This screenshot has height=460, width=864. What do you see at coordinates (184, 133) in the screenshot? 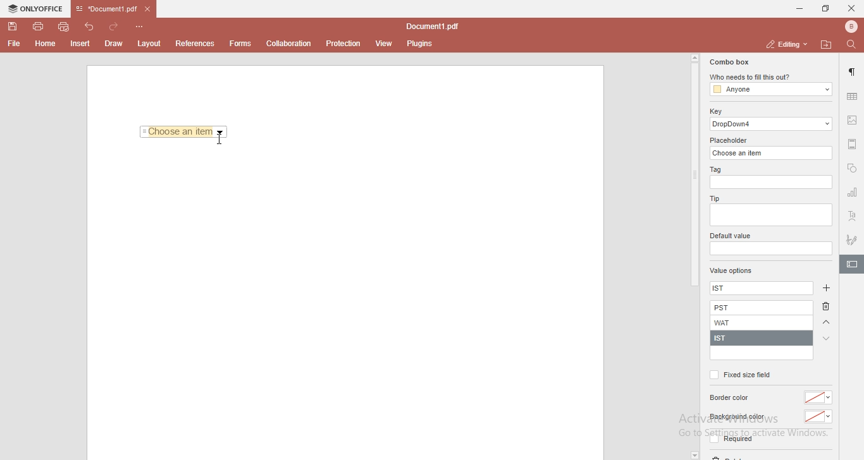
I see `Choose an item` at bounding box center [184, 133].